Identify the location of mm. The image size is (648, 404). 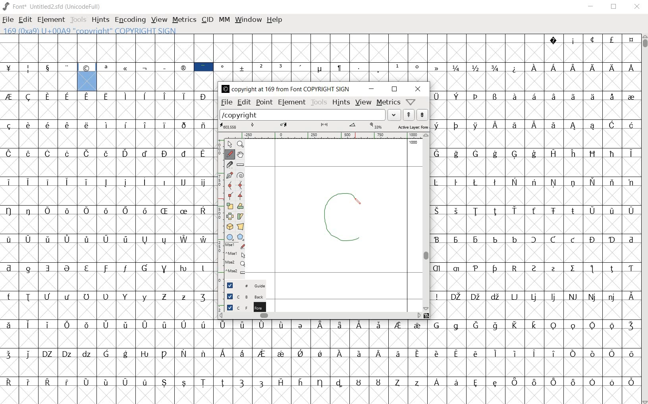
(224, 19).